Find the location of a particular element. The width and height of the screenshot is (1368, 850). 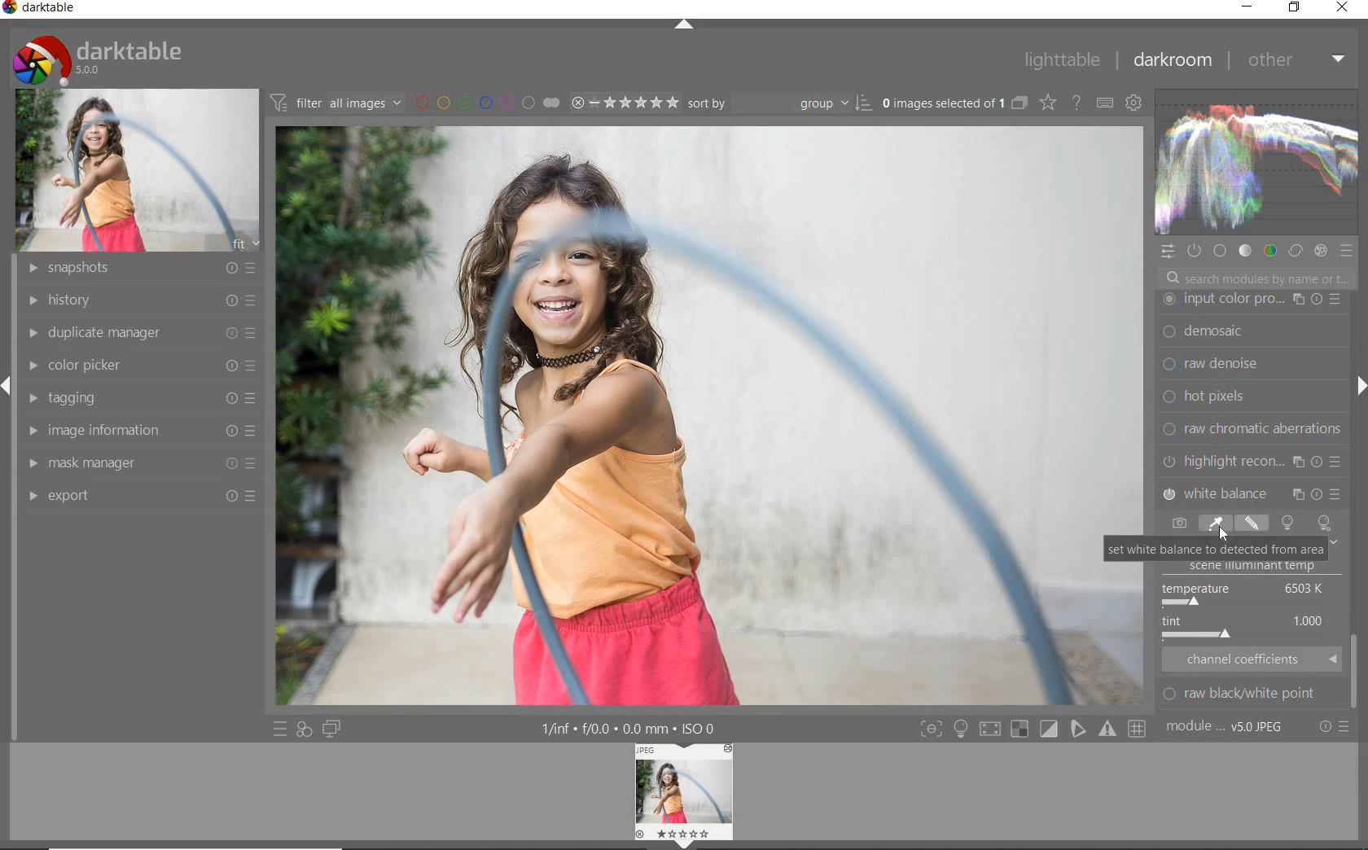

restore is located at coordinates (1294, 7).